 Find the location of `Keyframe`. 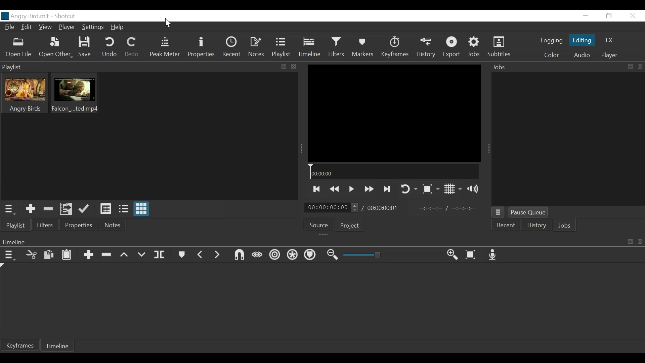

Keyframe is located at coordinates (23, 346).